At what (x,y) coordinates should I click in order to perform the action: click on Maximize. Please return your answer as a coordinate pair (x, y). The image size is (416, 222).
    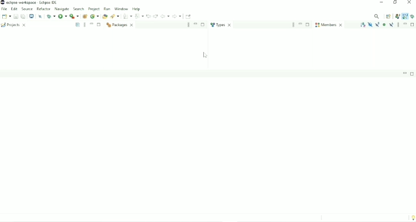
    Looking at the image, I should click on (203, 24).